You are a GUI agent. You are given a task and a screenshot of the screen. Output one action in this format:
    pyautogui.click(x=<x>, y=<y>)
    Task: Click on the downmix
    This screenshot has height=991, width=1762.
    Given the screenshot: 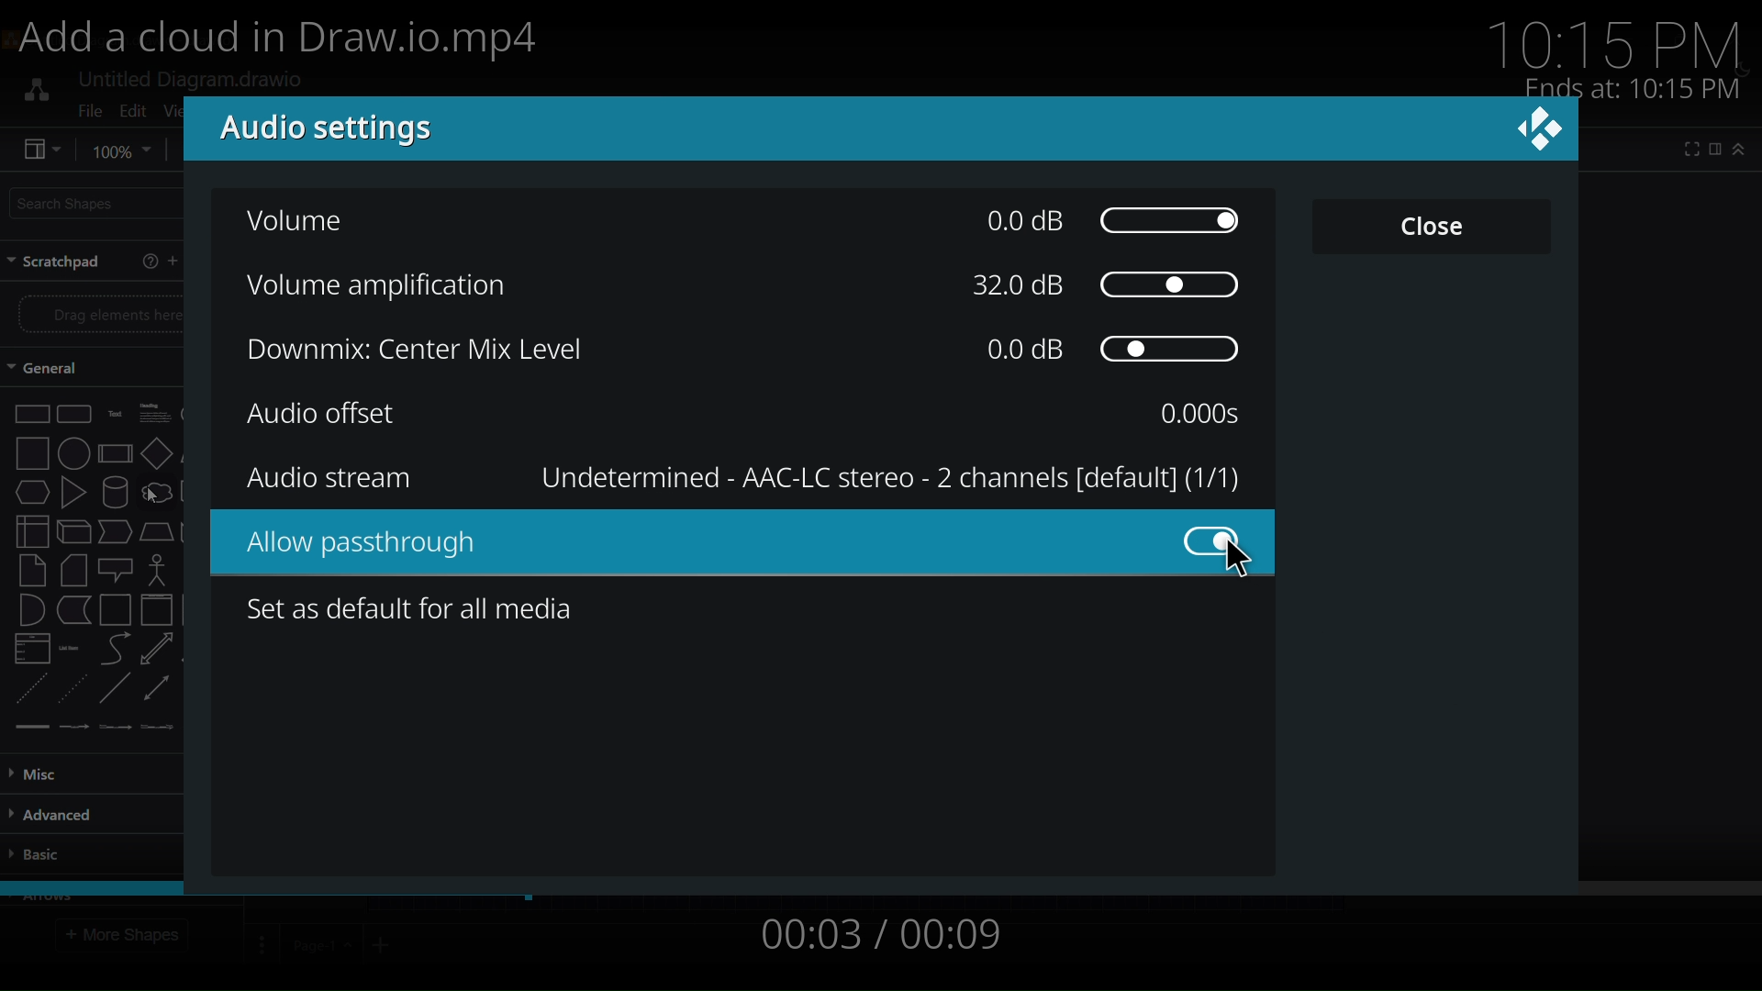 What is the action you would take?
    pyautogui.click(x=404, y=354)
    